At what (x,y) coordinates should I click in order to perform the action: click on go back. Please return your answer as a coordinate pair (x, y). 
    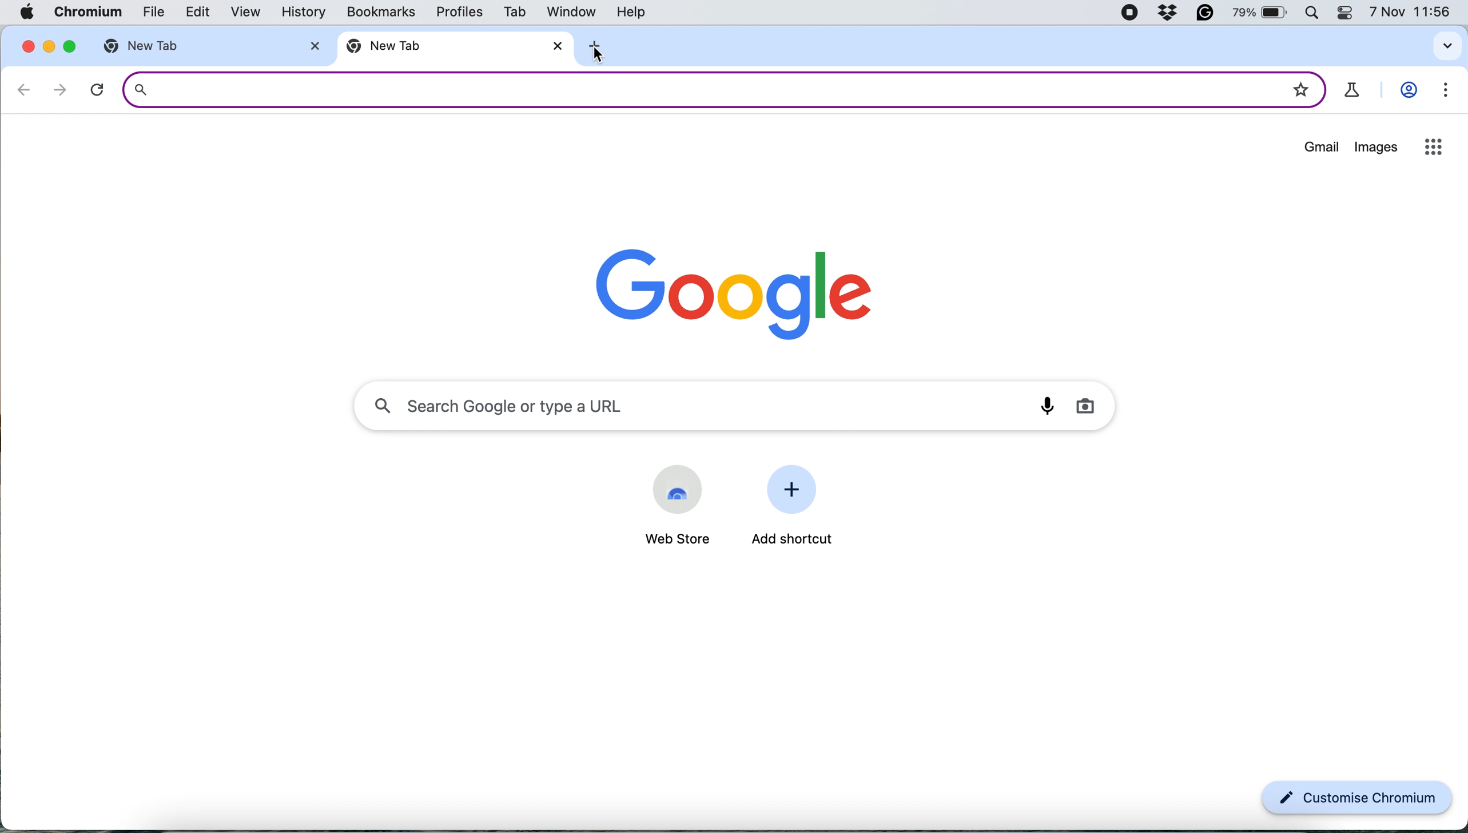
    Looking at the image, I should click on (25, 89).